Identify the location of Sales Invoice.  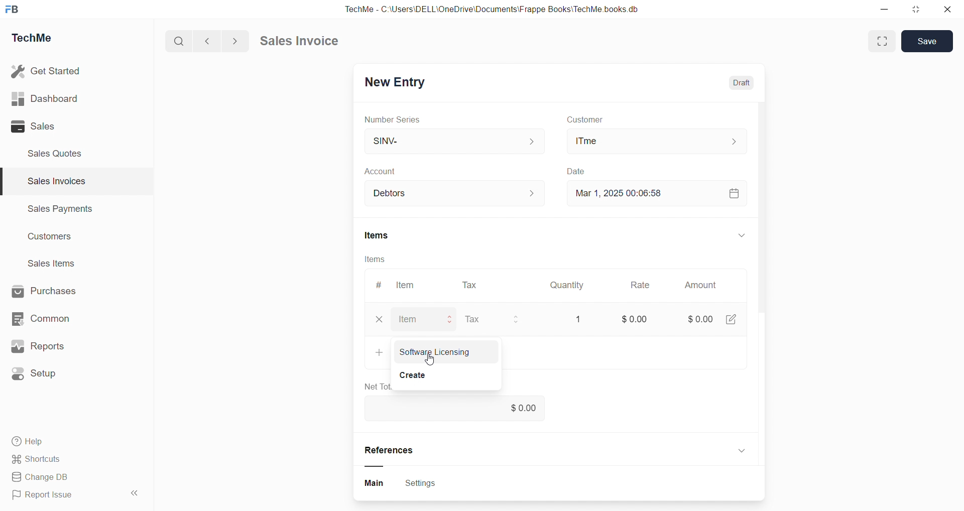
(303, 42).